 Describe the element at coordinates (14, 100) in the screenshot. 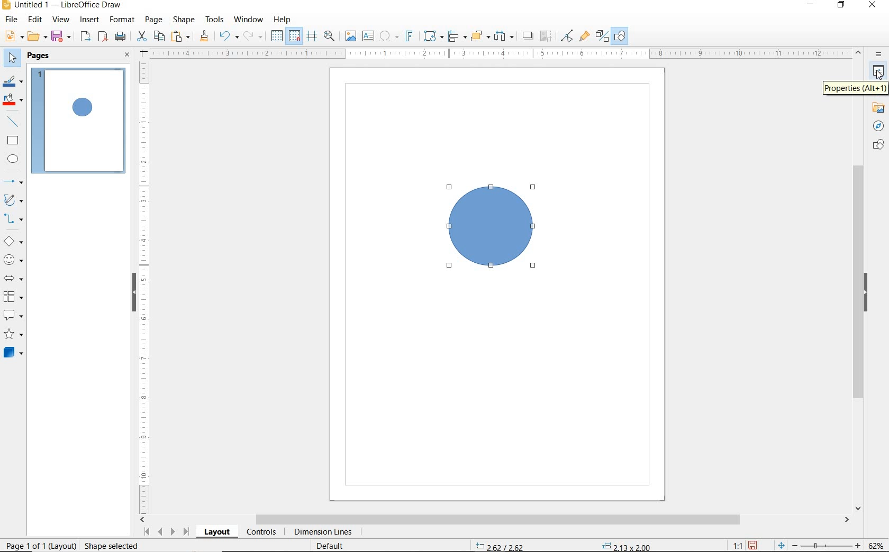

I see `FILL COLOR` at that location.